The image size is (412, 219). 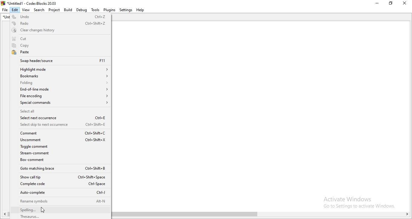 I want to click on tools, so click(x=95, y=10).